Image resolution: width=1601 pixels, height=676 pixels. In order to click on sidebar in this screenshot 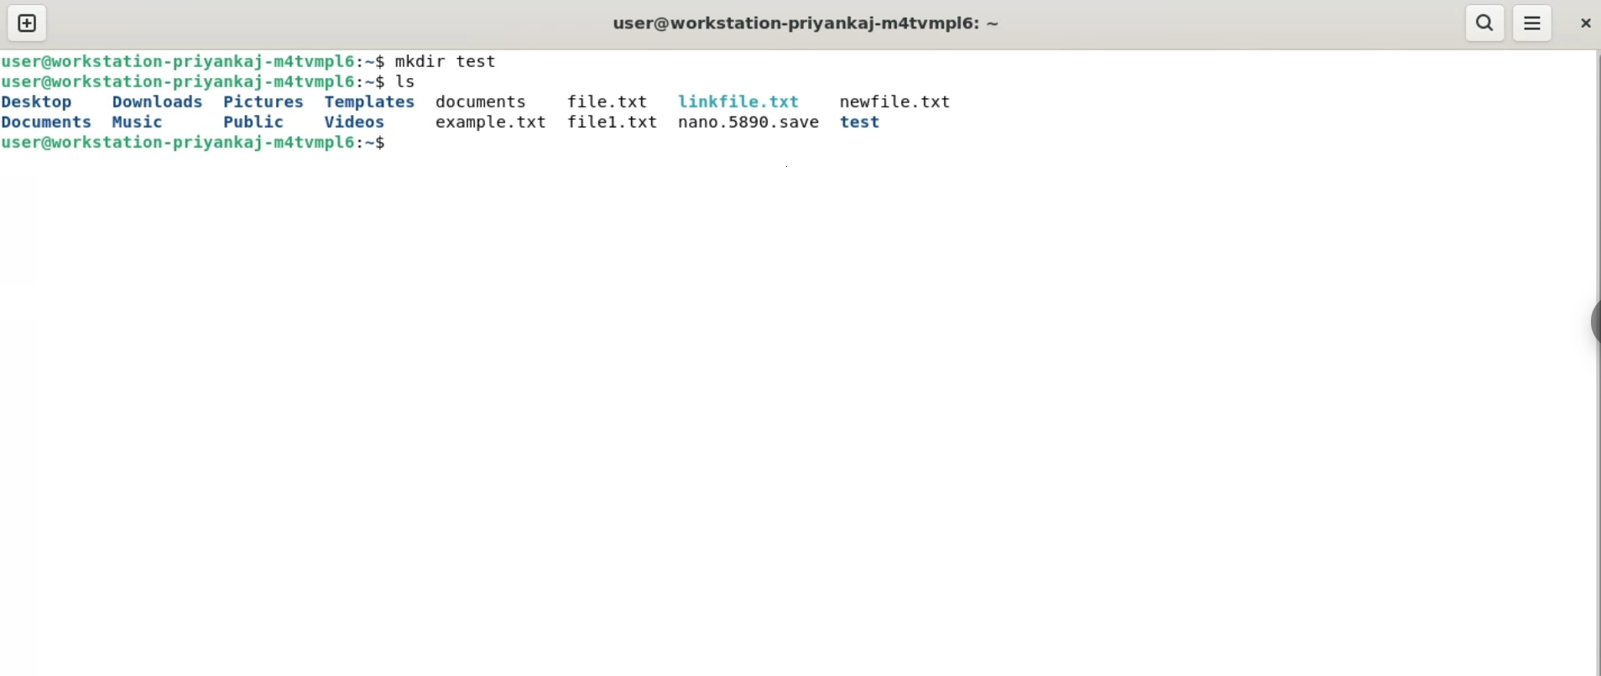, I will do `click(1593, 324)`.